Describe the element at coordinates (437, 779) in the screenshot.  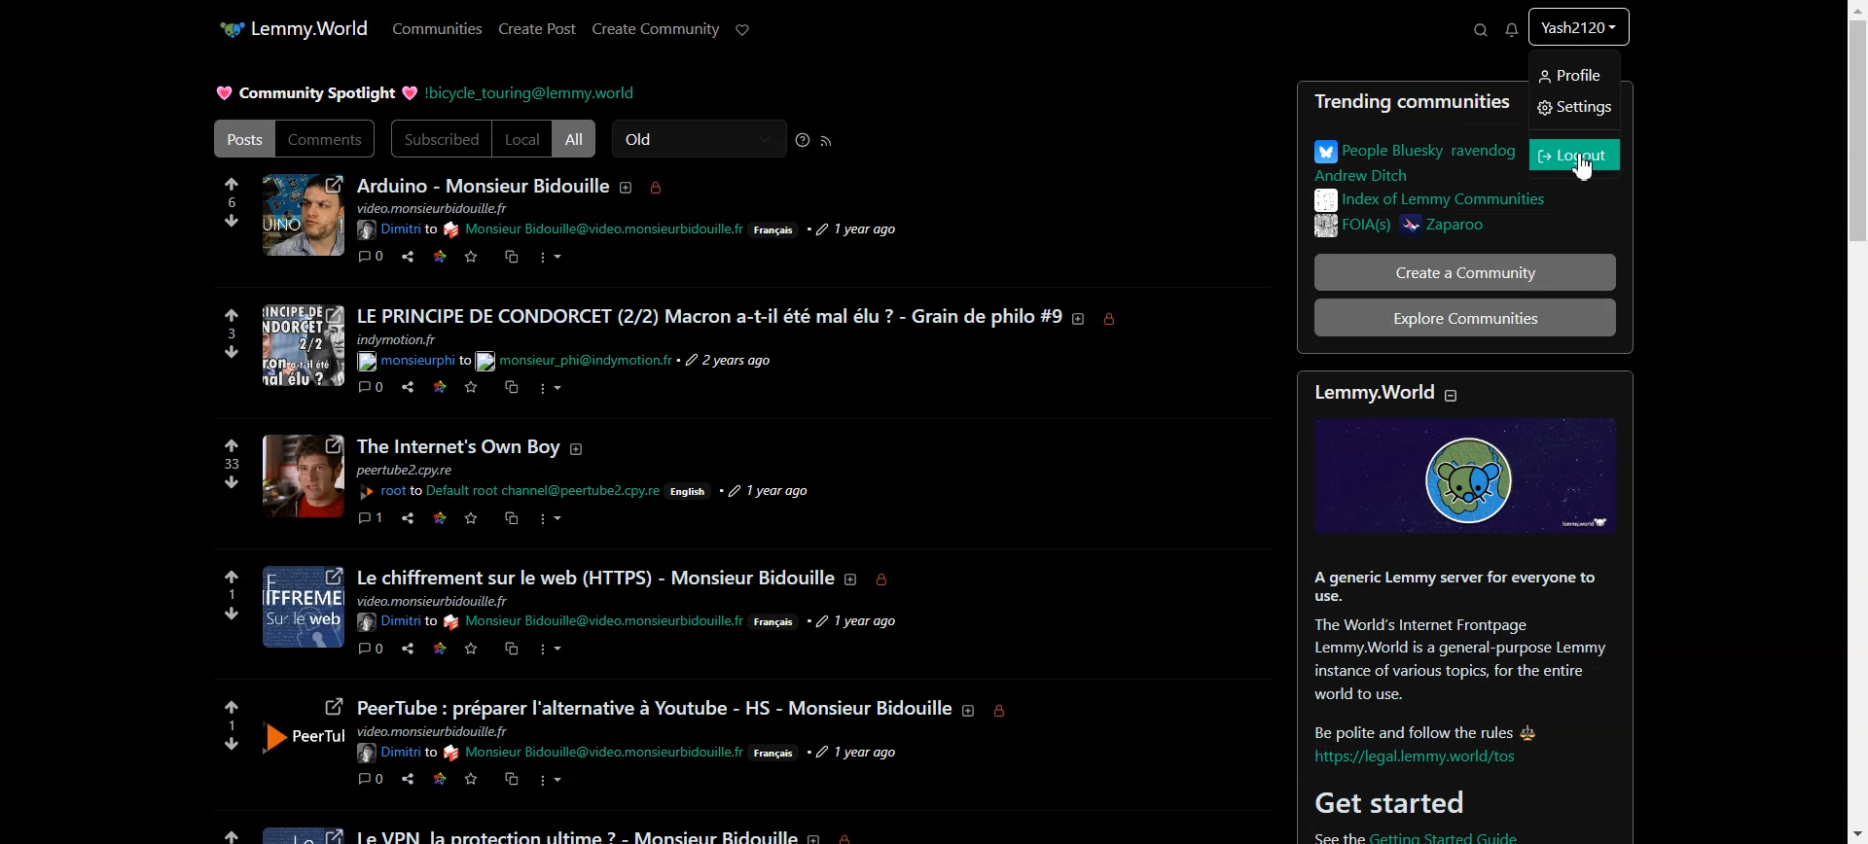
I see `link` at that location.